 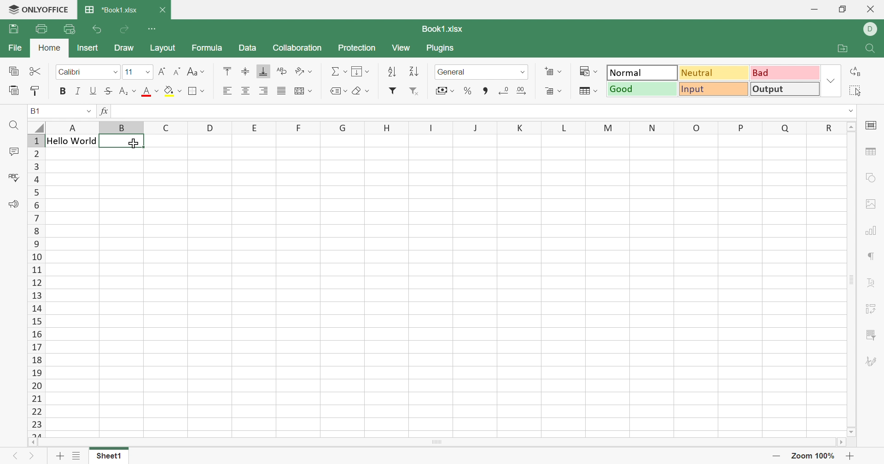 What do you see at coordinates (153, 29) in the screenshot?
I see `Customize Quick Access Toolbar` at bounding box center [153, 29].